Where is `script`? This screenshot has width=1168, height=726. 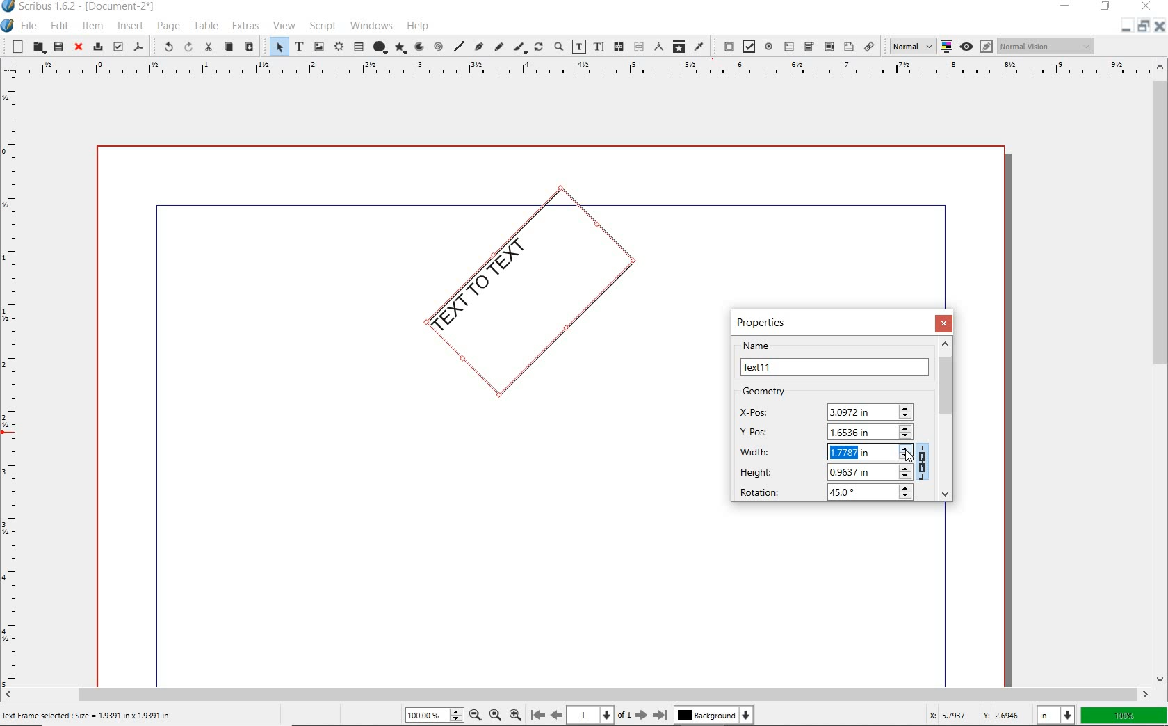 script is located at coordinates (323, 26).